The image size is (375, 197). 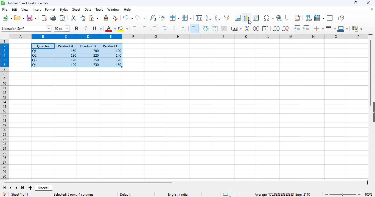 I want to click on export directly as PDF, so click(x=44, y=18).